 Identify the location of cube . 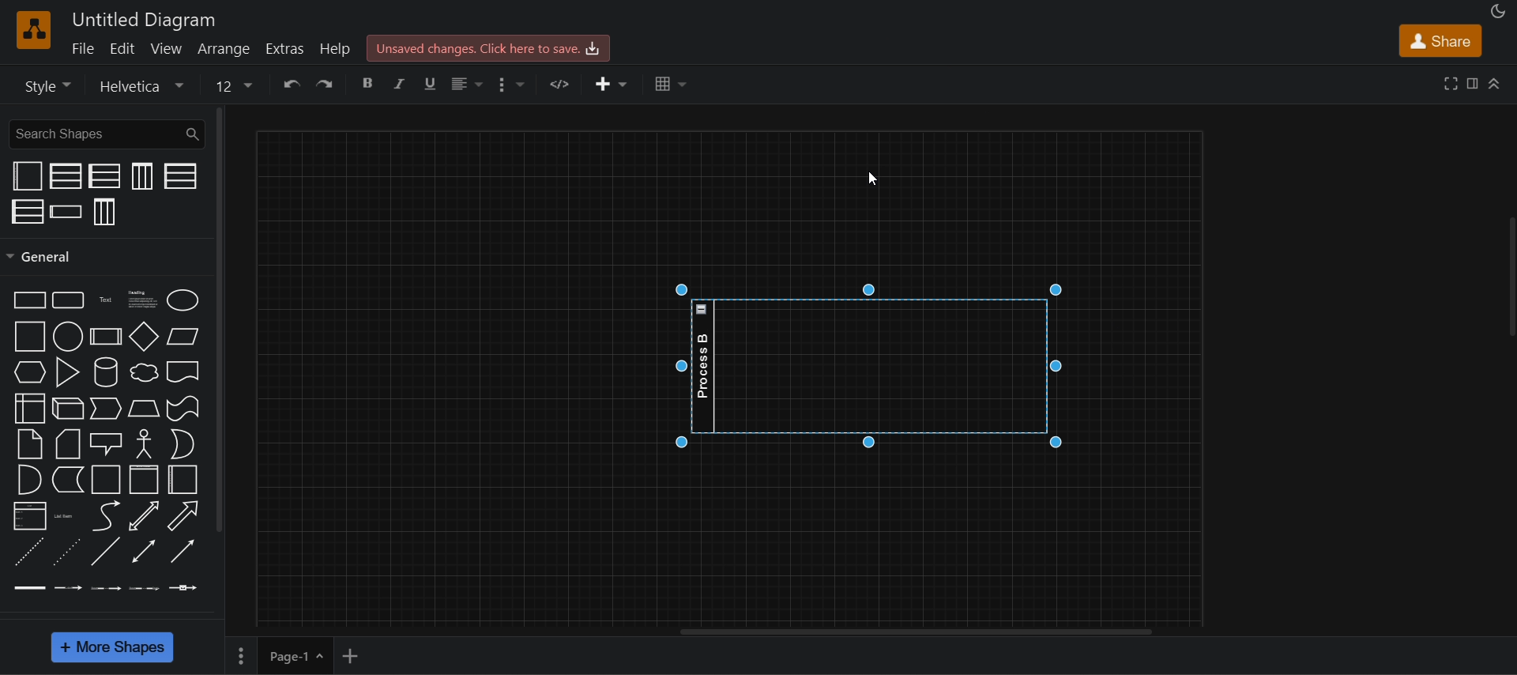
(66, 409).